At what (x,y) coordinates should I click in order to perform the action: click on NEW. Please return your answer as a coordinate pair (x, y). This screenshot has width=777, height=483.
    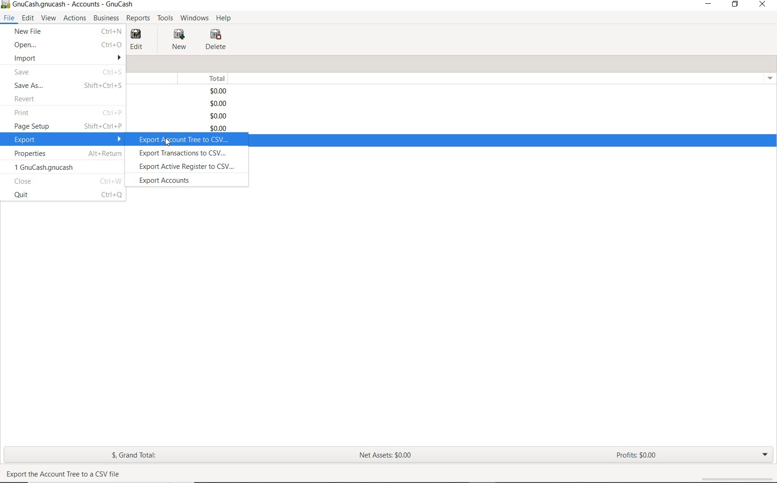
    Looking at the image, I should click on (179, 41).